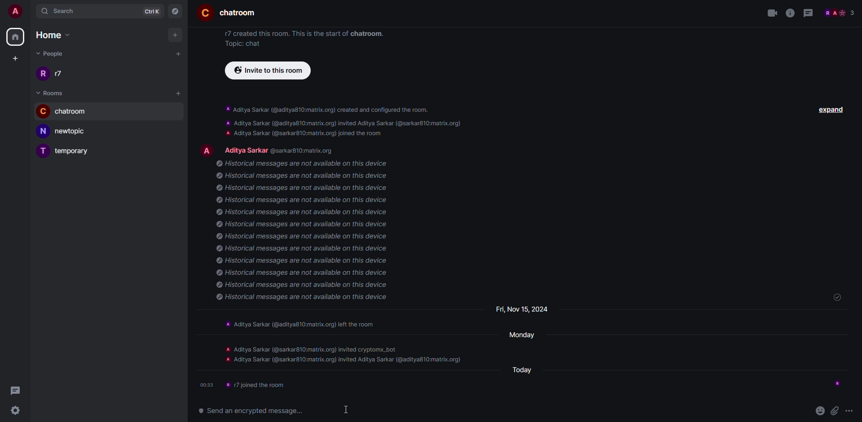 The image size is (862, 422). Describe the element at coordinates (53, 92) in the screenshot. I see `room` at that location.